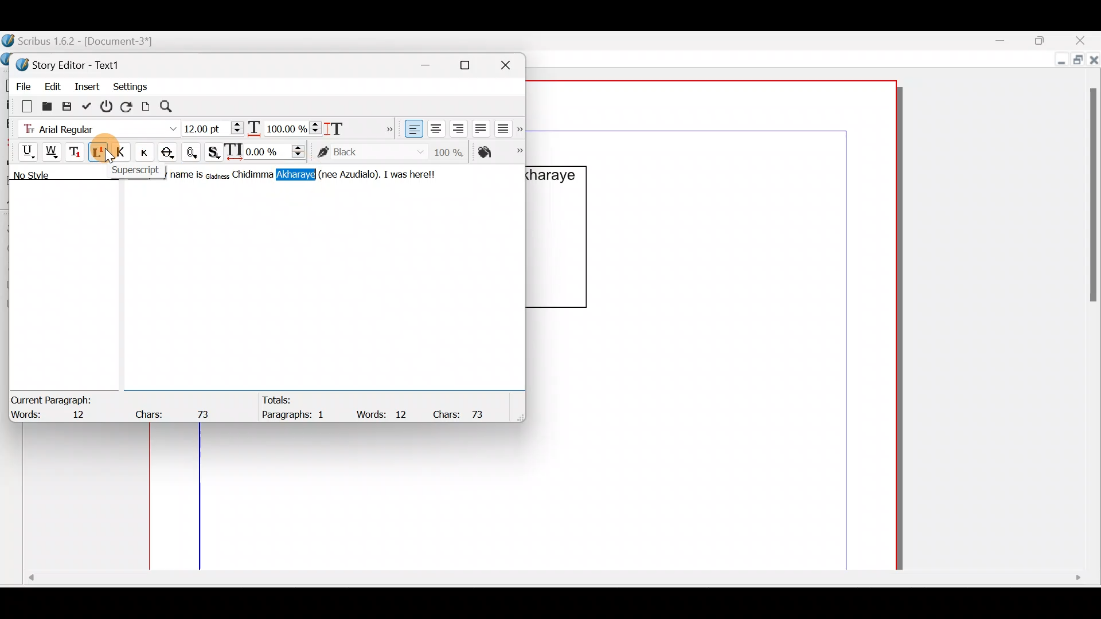 The image size is (1101, 619). What do you see at coordinates (146, 105) in the screenshot?
I see `Update text frame` at bounding box center [146, 105].